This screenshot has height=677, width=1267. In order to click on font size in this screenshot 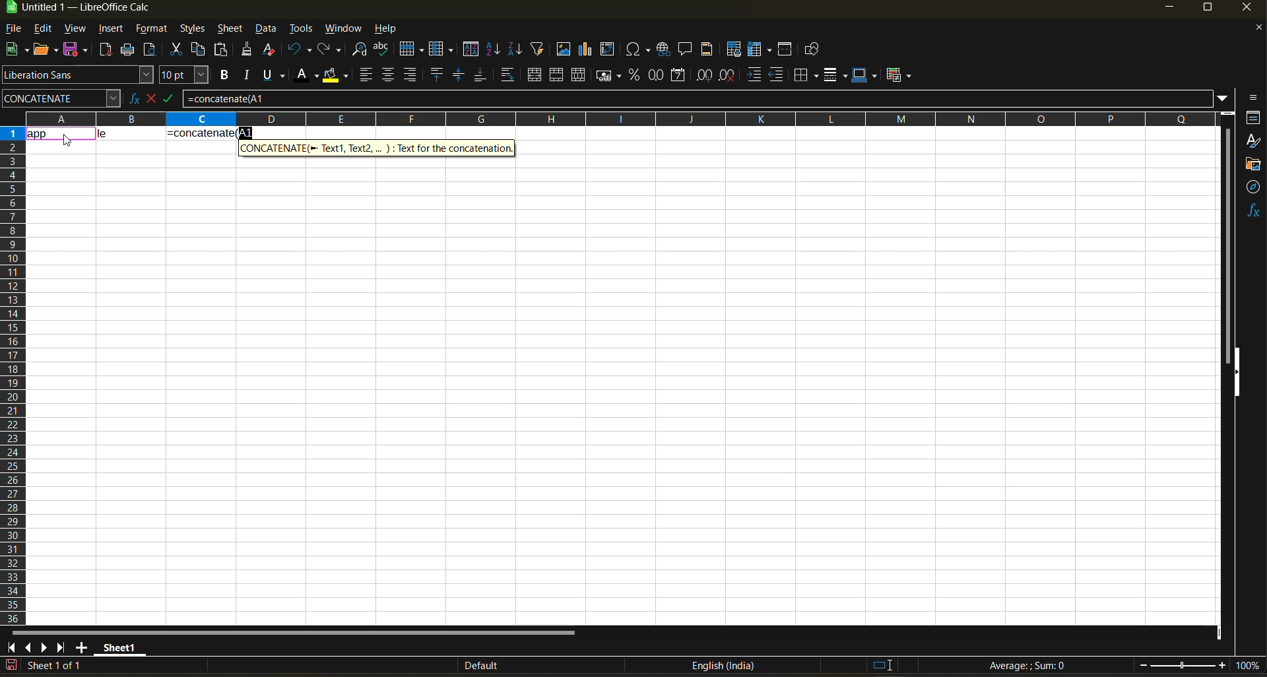, I will do `click(187, 76)`.